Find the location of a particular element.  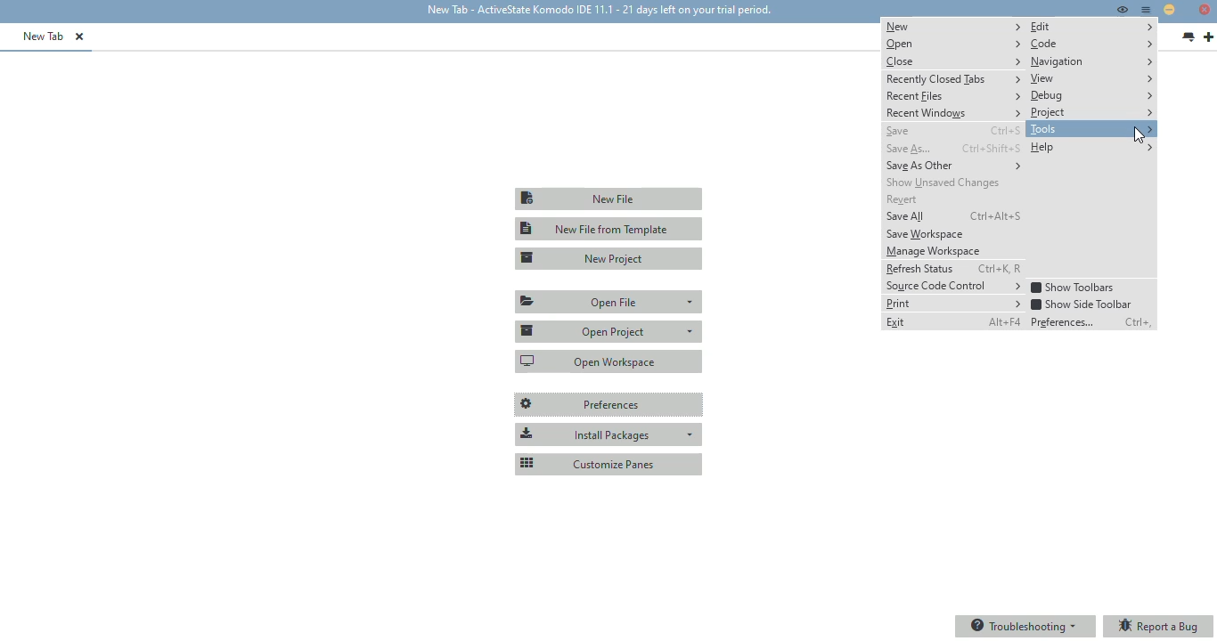

new tab is located at coordinates (1208, 37).